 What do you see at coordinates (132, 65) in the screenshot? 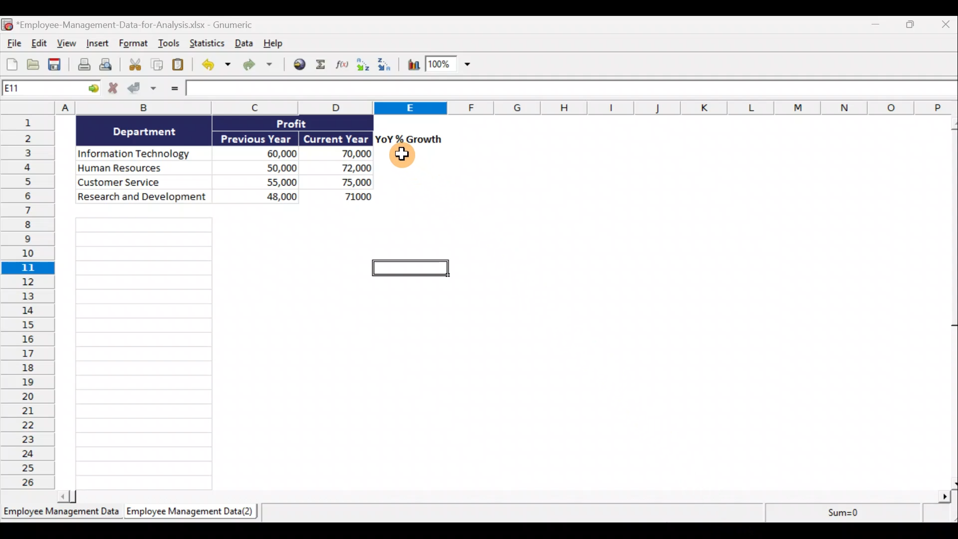
I see `Cut selection` at bounding box center [132, 65].